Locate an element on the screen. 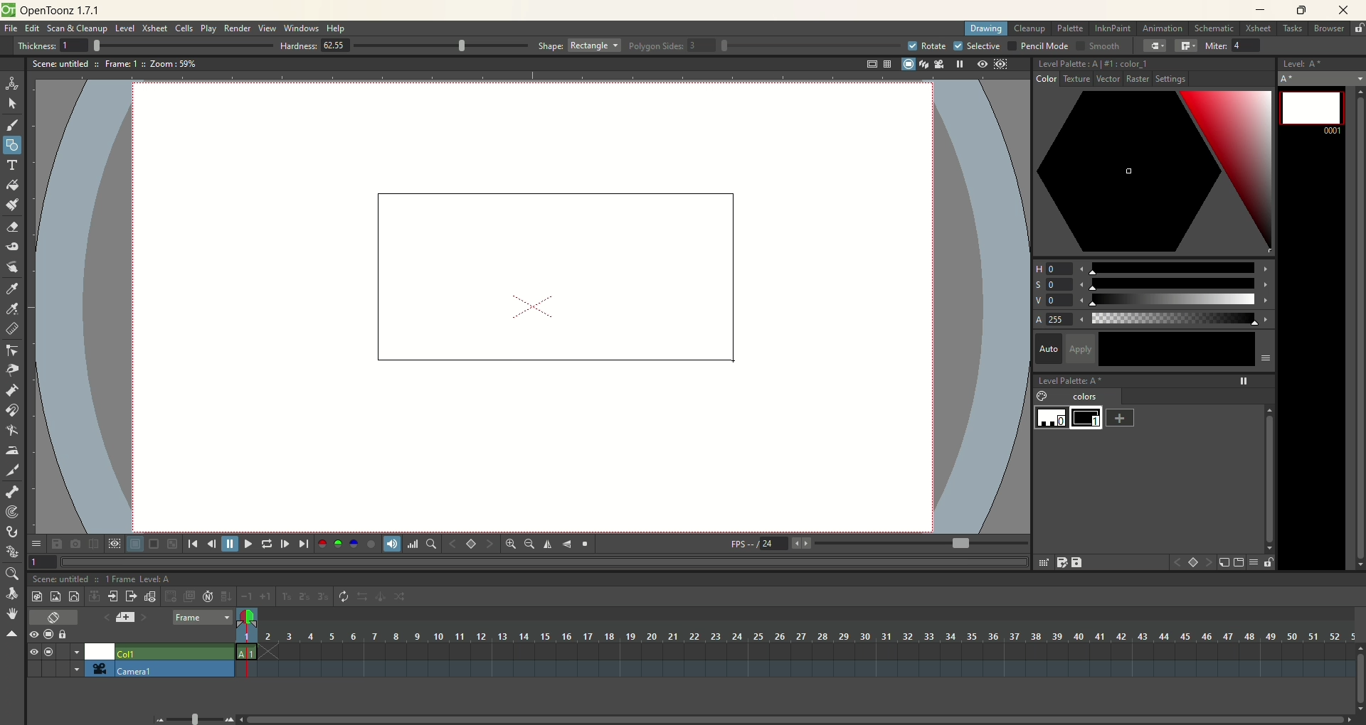  play is located at coordinates (208, 28).